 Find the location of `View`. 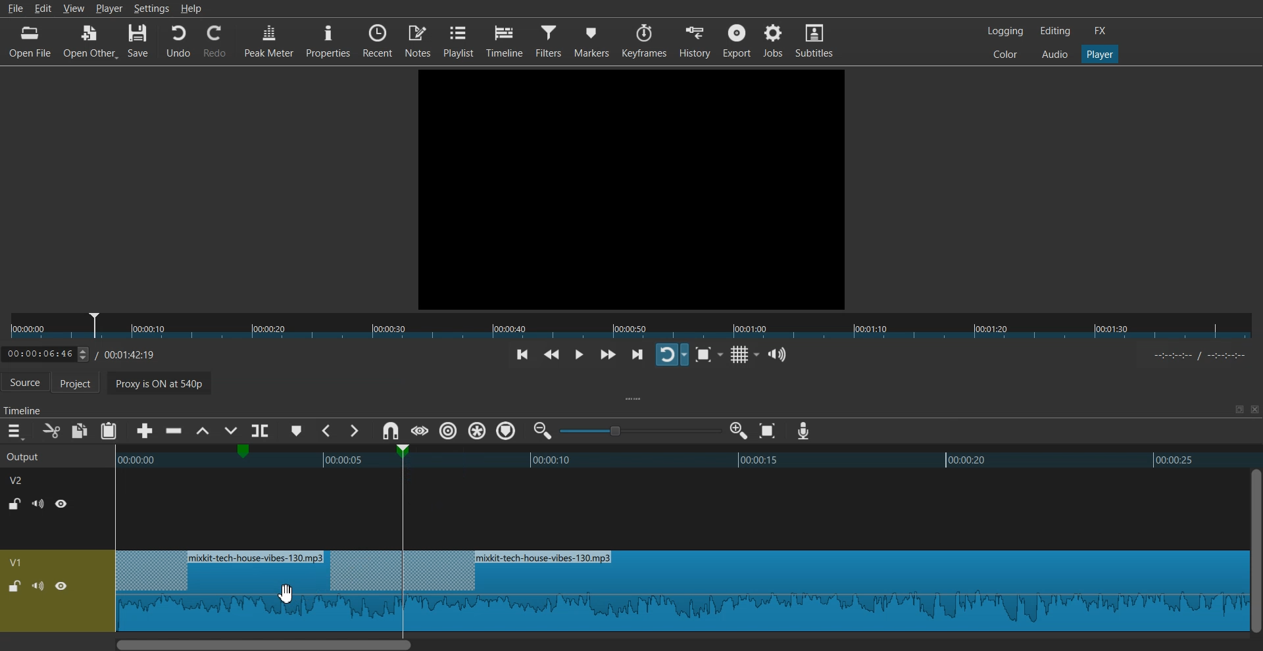

View is located at coordinates (74, 10).